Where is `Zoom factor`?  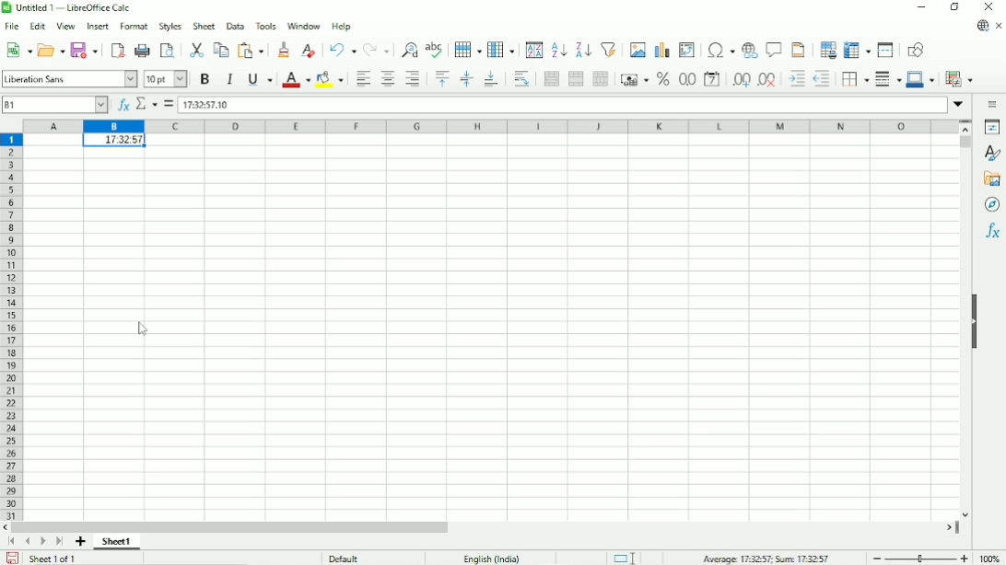
Zoom factor is located at coordinates (990, 559).